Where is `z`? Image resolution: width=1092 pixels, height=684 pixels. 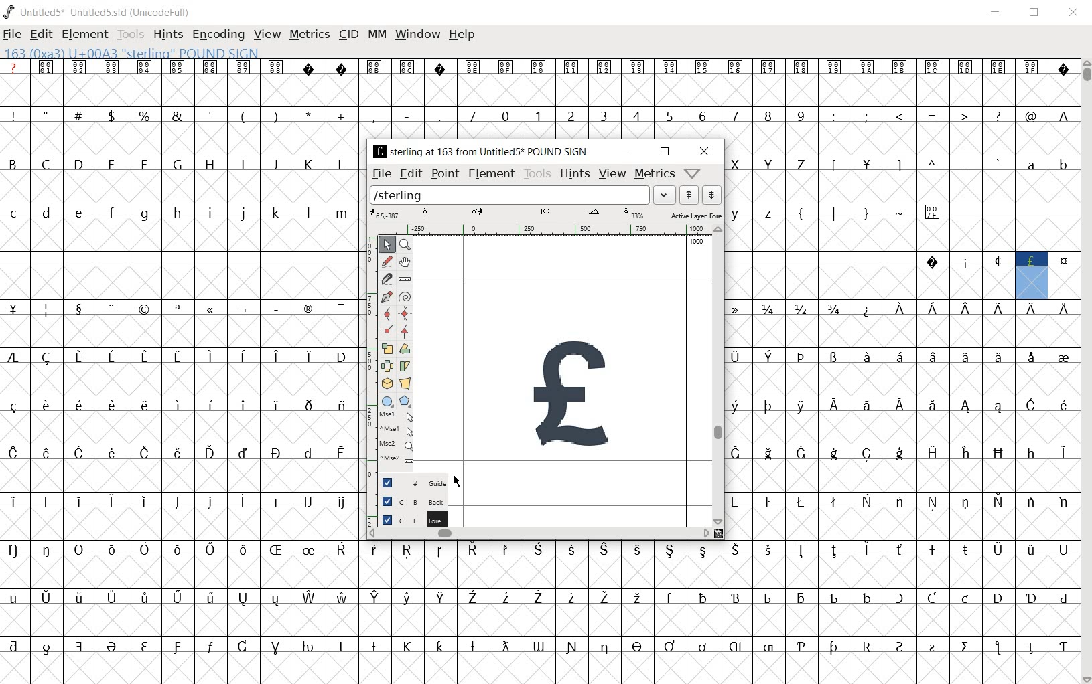 z is located at coordinates (769, 211).